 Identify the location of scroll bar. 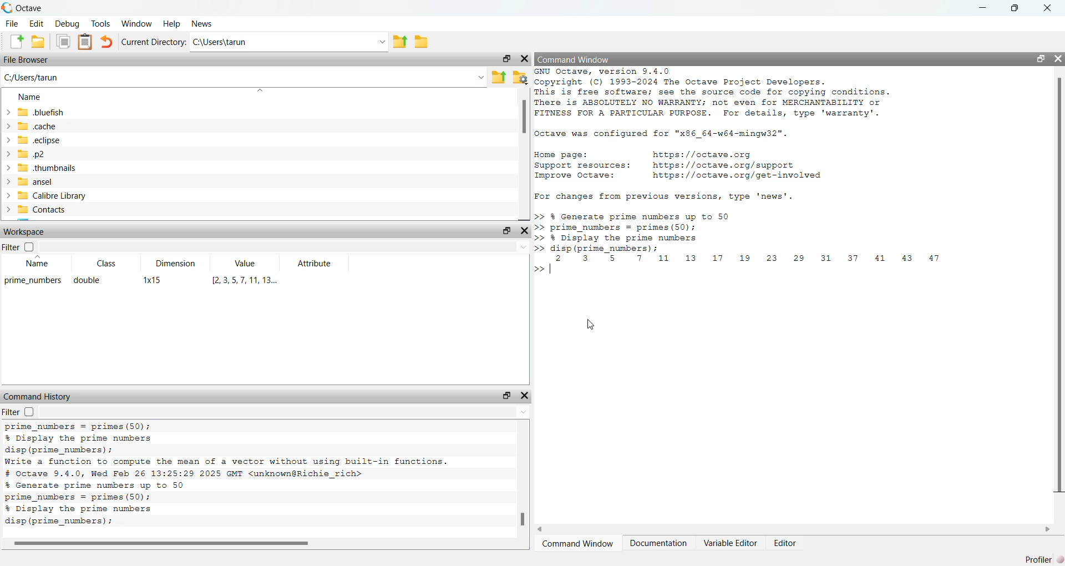
(165, 544).